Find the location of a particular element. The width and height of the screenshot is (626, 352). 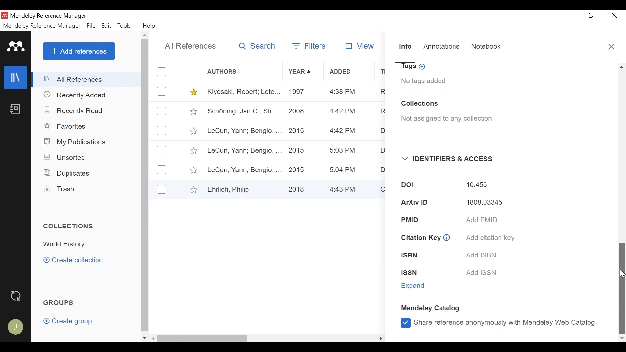

Identifiers & Access is located at coordinates (448, 159).